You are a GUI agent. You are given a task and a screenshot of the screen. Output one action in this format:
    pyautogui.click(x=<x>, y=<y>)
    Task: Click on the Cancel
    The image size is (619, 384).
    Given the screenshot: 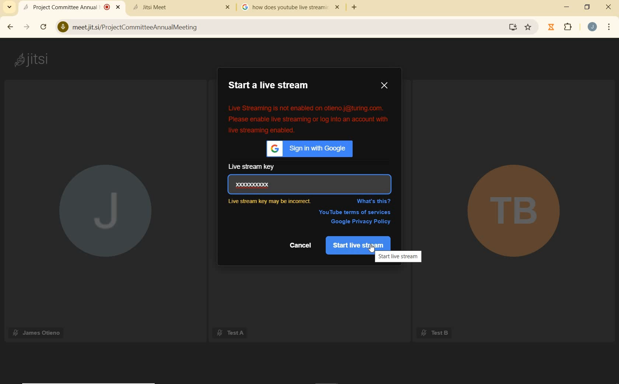 What is the action you would take?
    pyautogui.click(x=302, y=245)
    